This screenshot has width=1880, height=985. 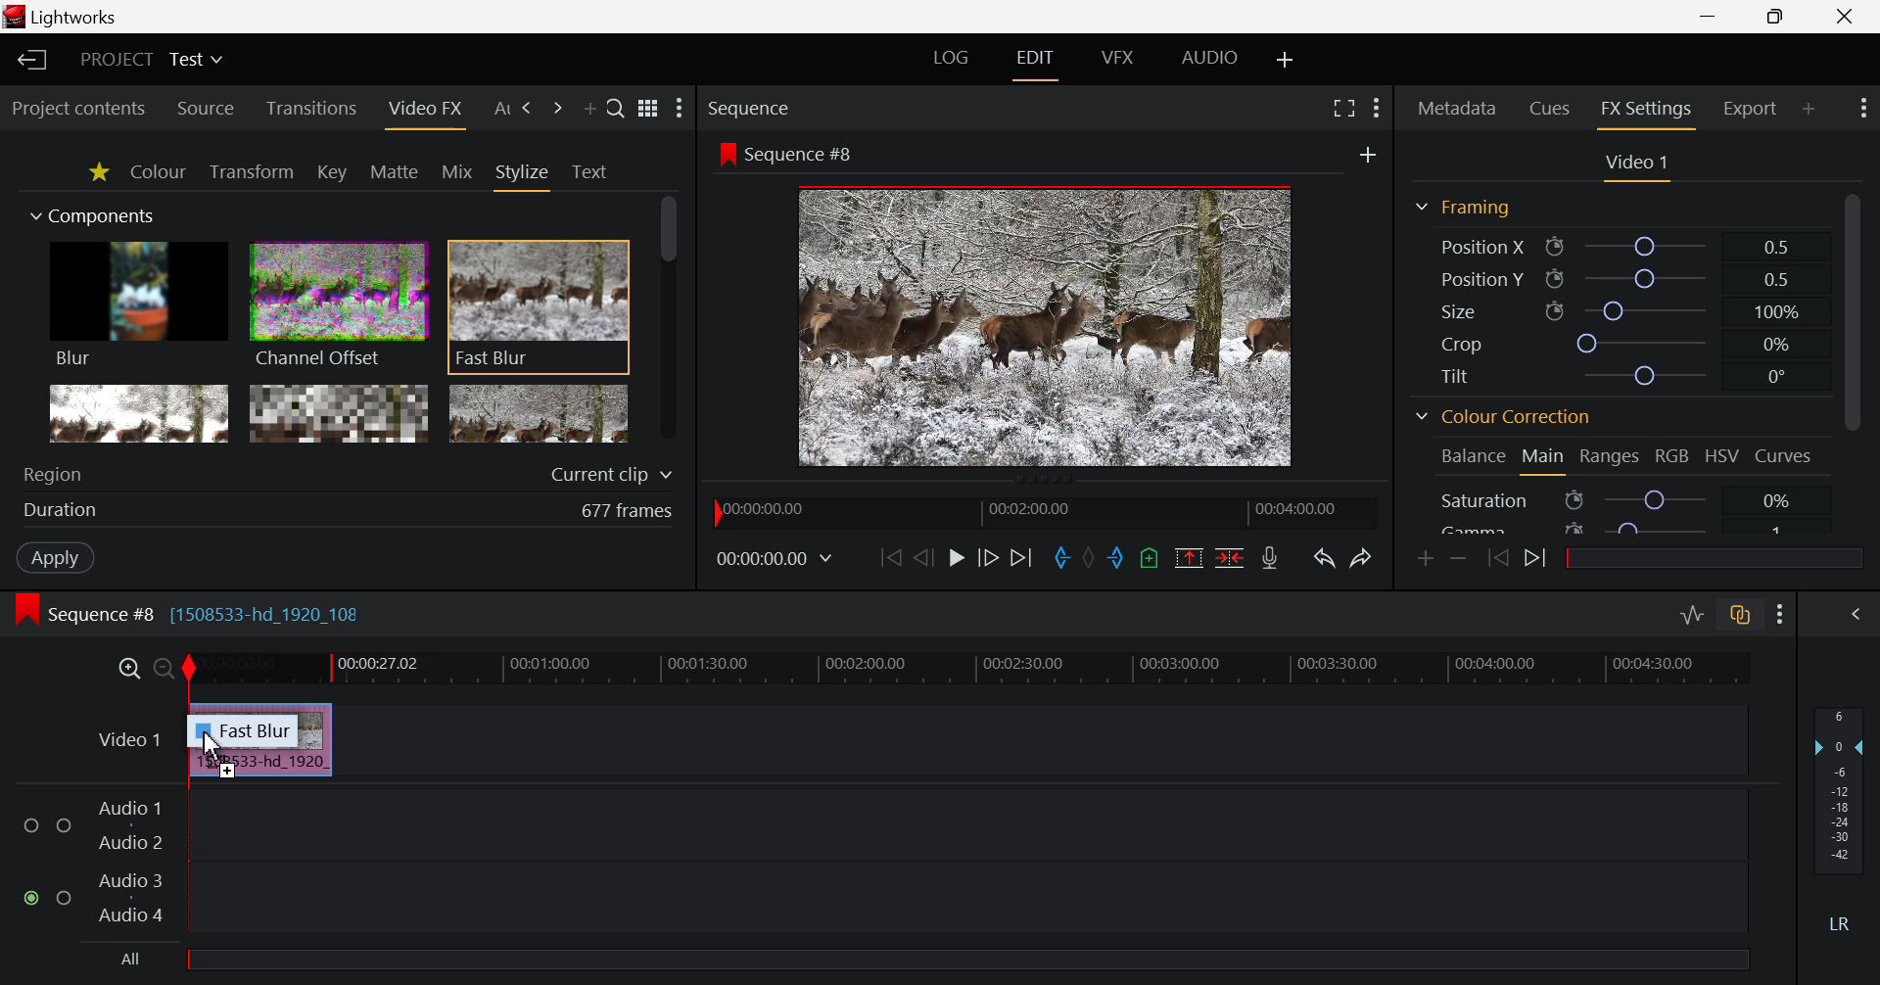 I want to click on Mark In, so click(x=1063, y=554).